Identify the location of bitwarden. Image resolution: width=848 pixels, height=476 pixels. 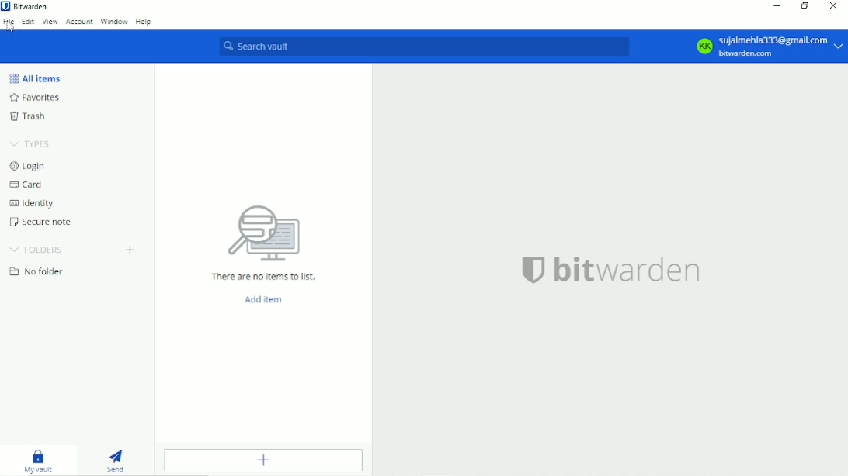
(631, 270).